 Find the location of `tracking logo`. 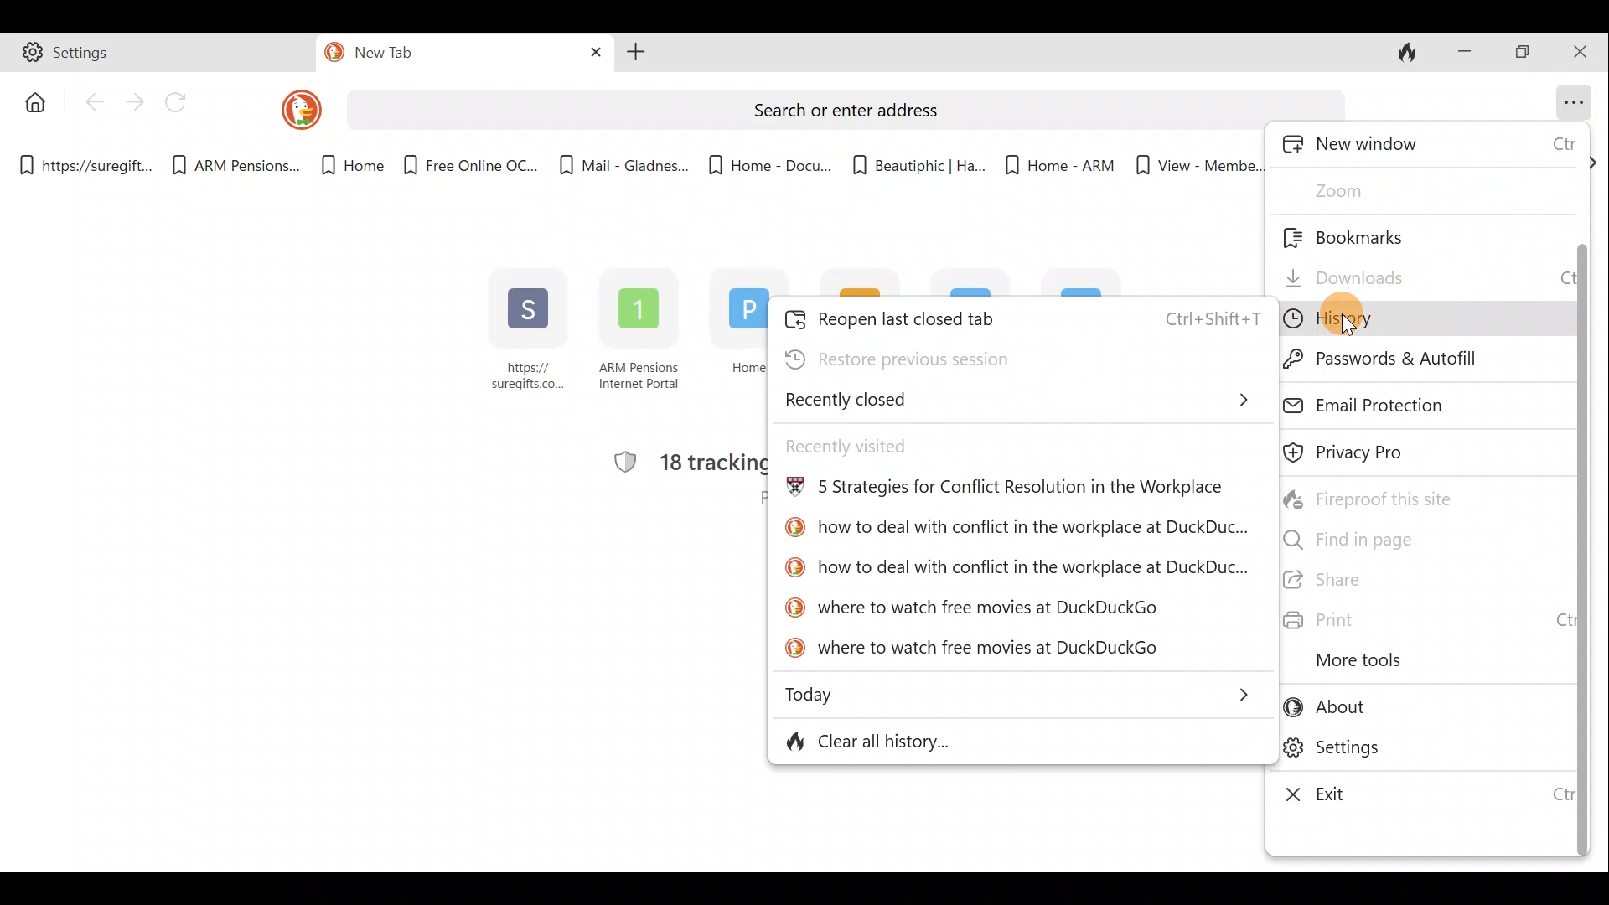

tracking logo is located at coordinates (617, 463).